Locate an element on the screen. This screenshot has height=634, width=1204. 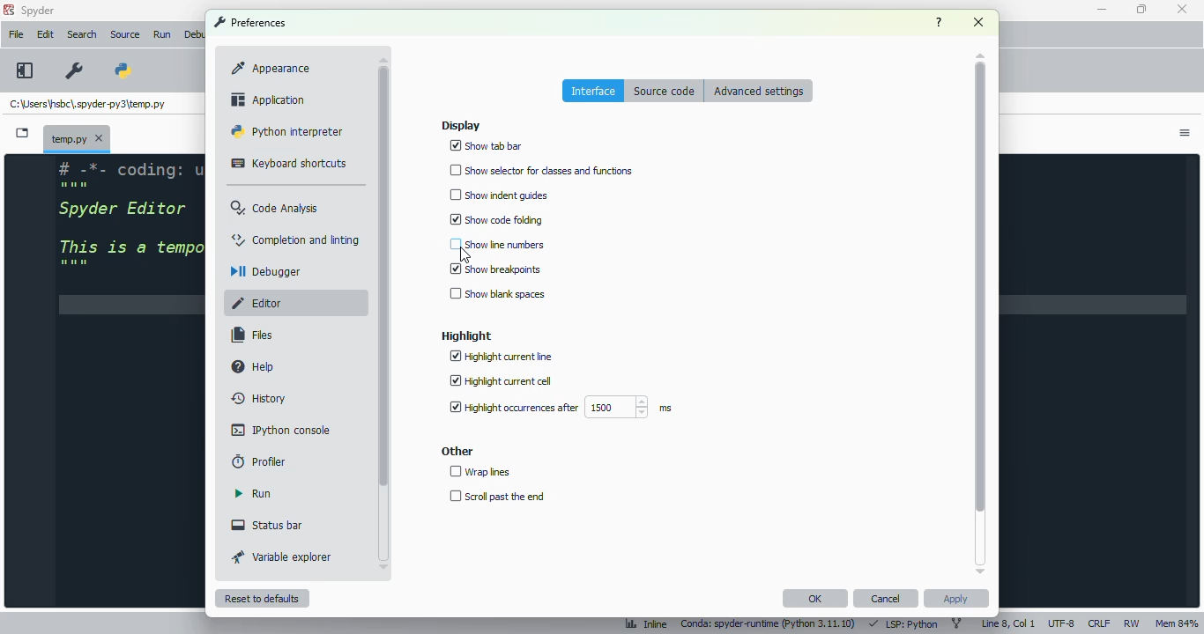
highlight occurrences after 1500 ms is located at coordinates (558, 408).